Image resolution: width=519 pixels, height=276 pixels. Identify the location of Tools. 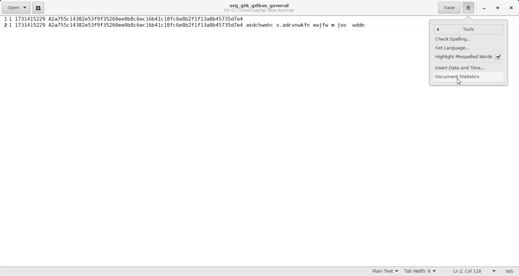
(475, 29).